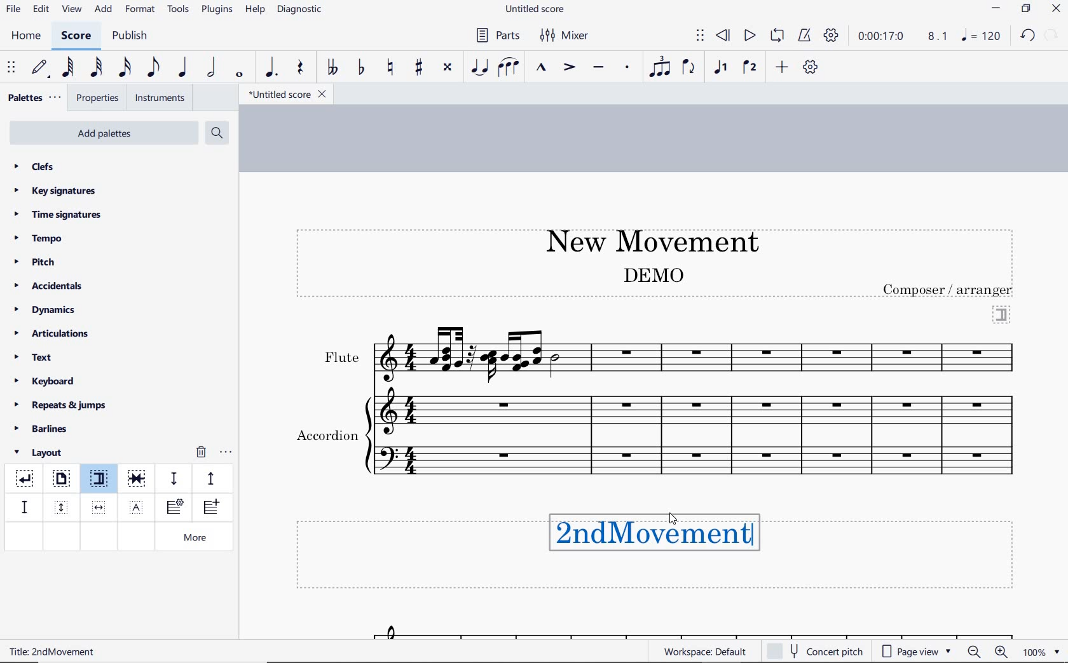 Image resolution: width=1068 pixels, height=663 pixels. Describe the element at coordinates (652, 274) in the screenshot. I see `text` at that location.